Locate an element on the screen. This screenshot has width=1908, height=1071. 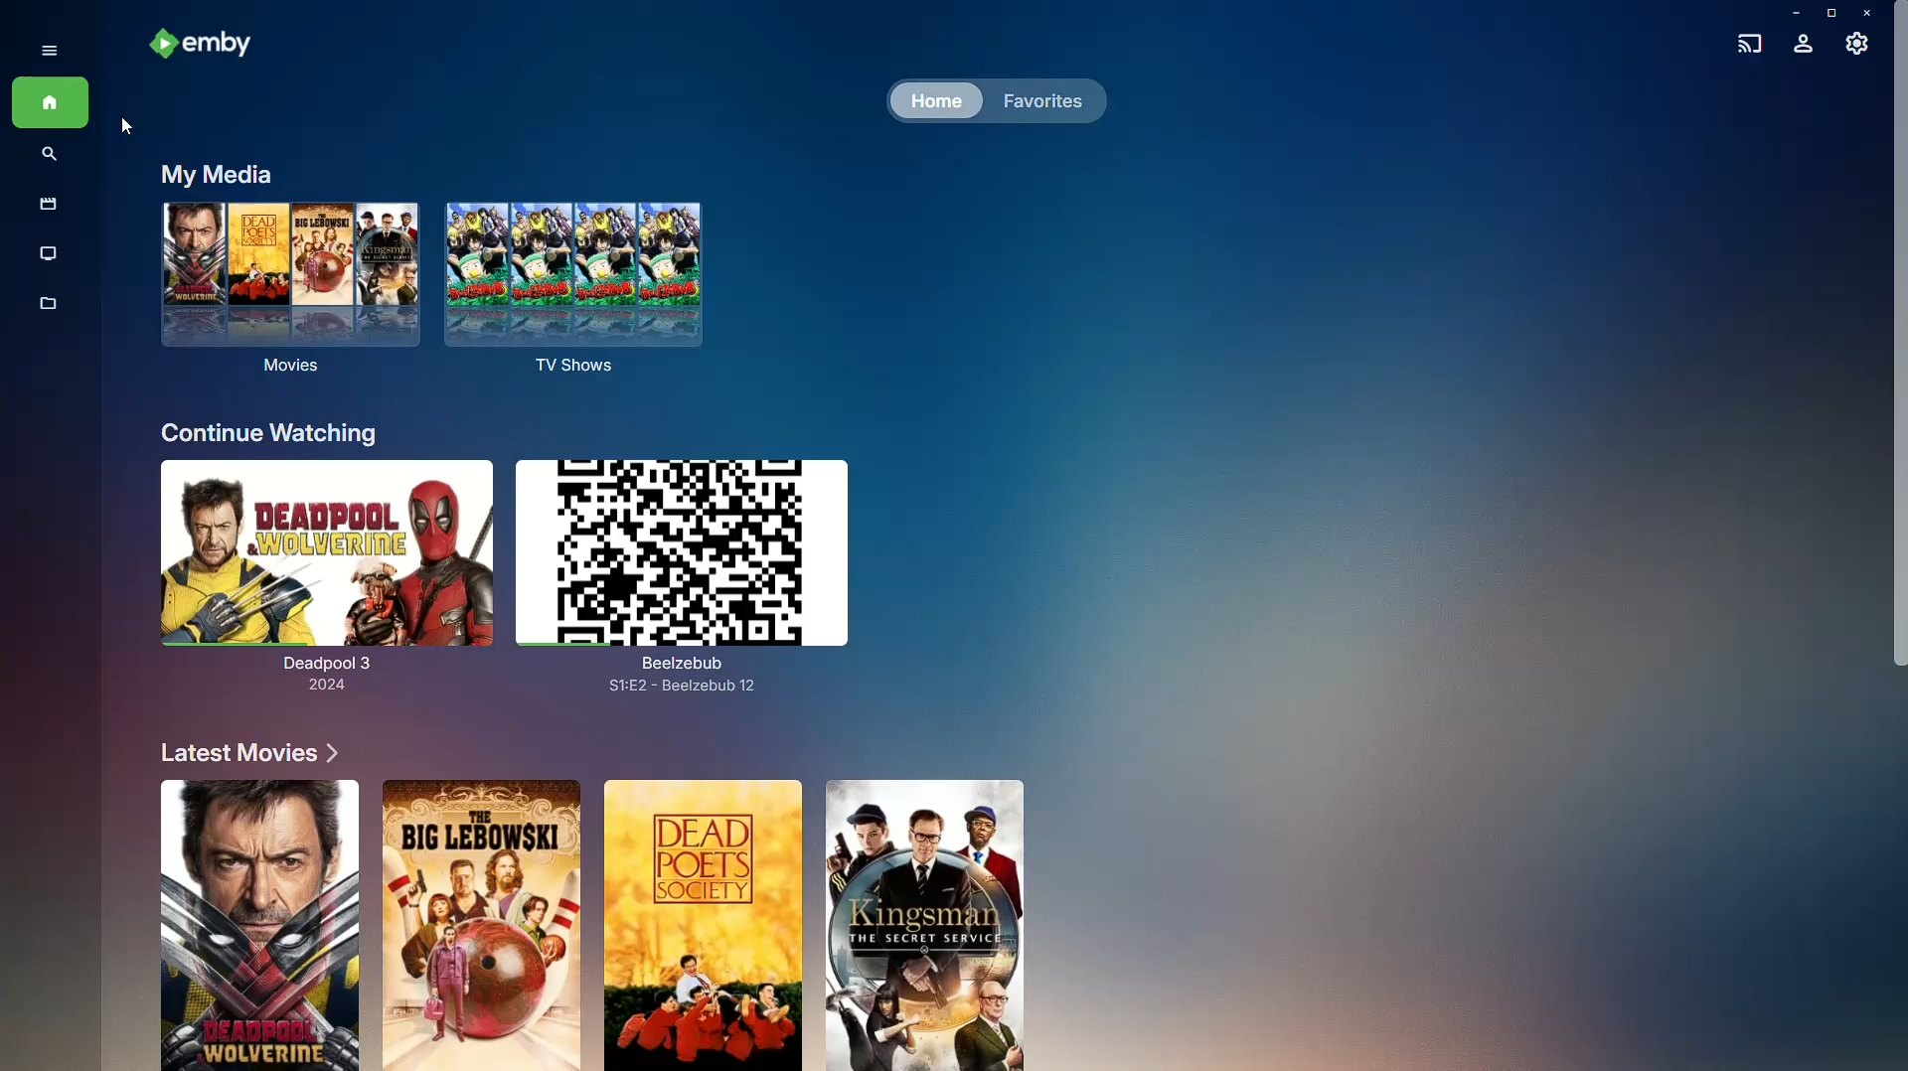
Beelzebub is located at coordinates (706, 568).